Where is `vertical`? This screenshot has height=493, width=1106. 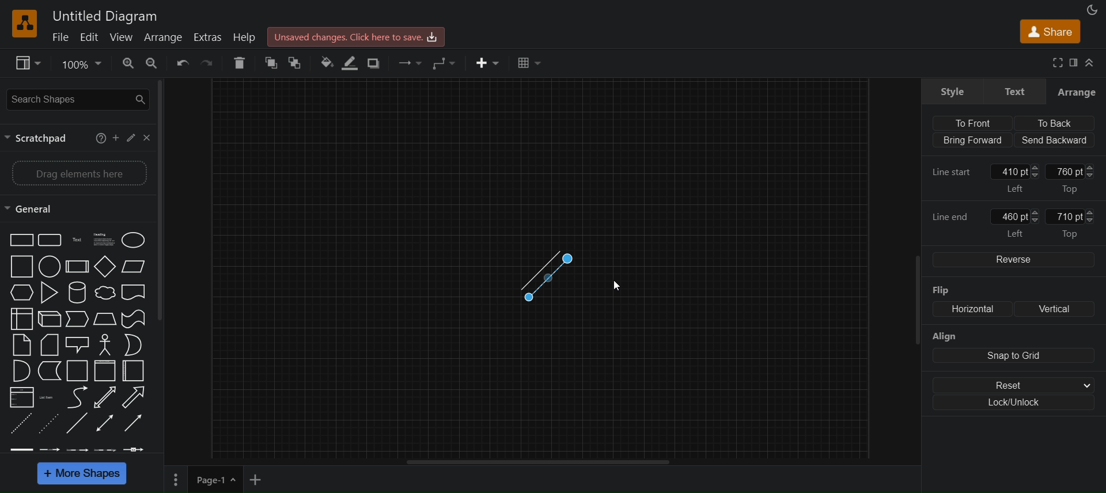 vertical is located at coordinates (1053, 309).